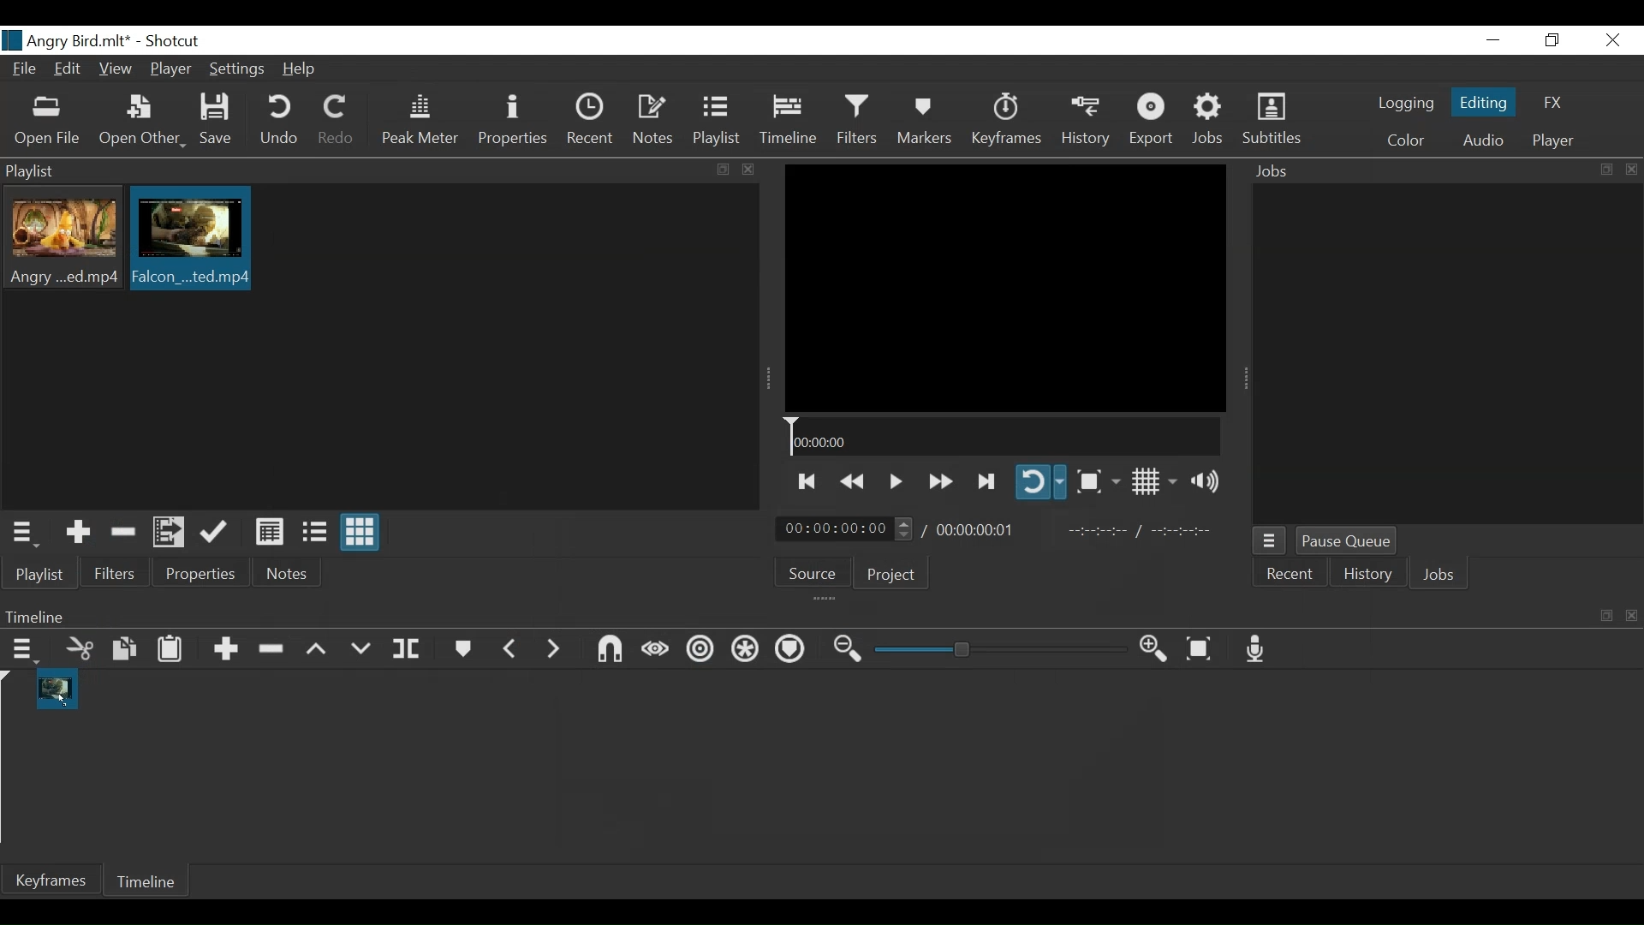 Image resolution: width=1644 pixels, height=925 pixels. I want to click on copy, so click(1605, 170).